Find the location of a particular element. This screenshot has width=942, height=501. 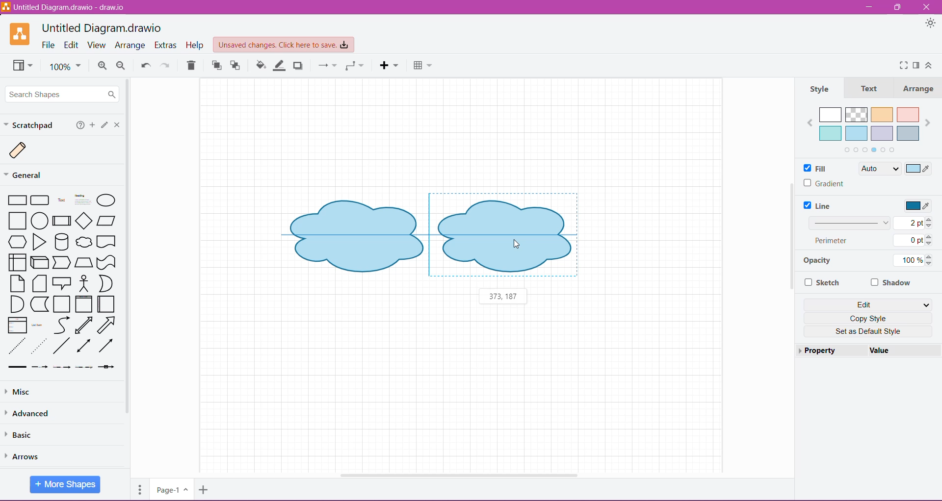

Zoom Out is located at coordinates (122, 66).